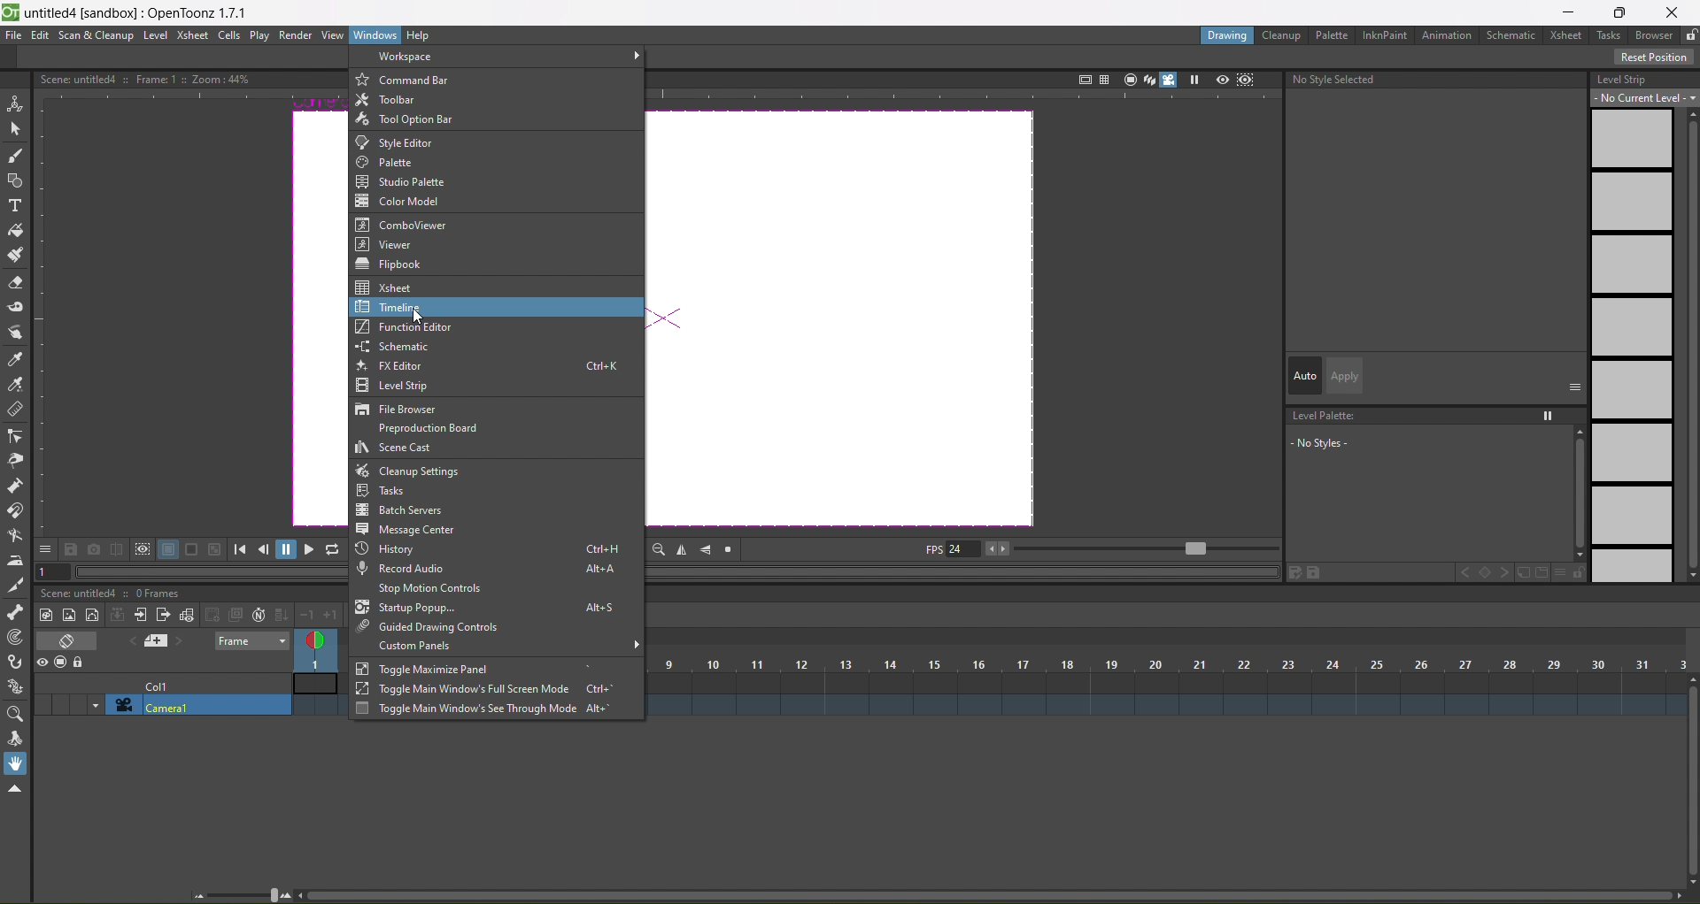 The image size is (1700, 904). I want to click on message enter, so click(406, 529).